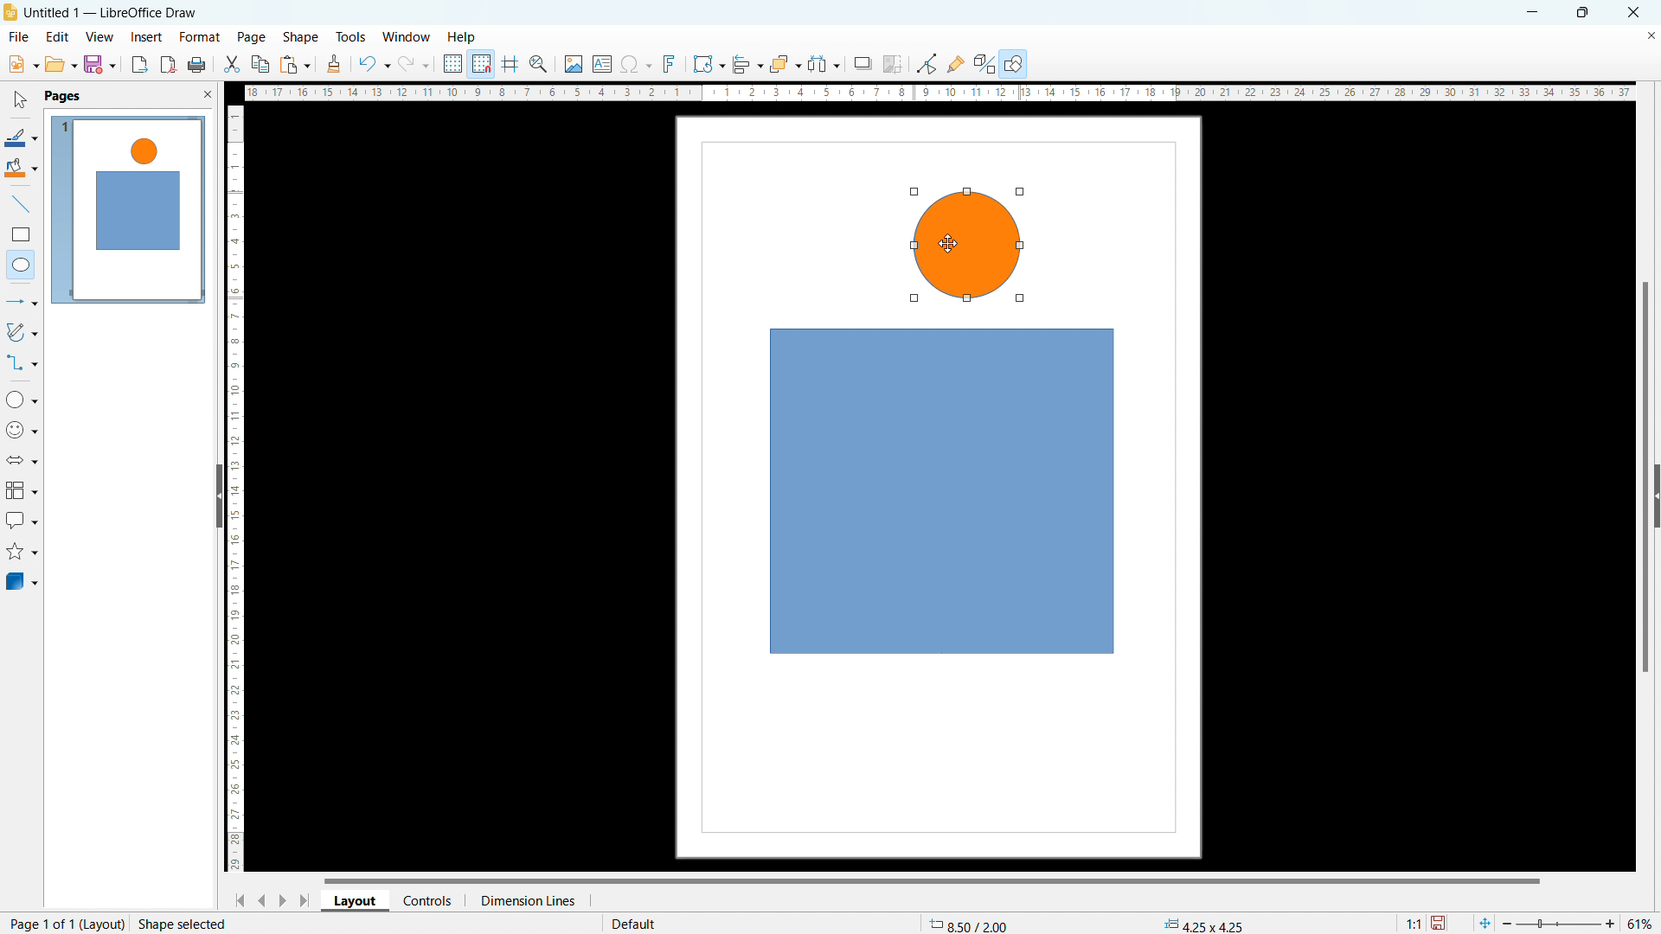 Image resolution: width=1661 pixels, height=934 pixels. I want to click on stars and banners, so click(21, 553).